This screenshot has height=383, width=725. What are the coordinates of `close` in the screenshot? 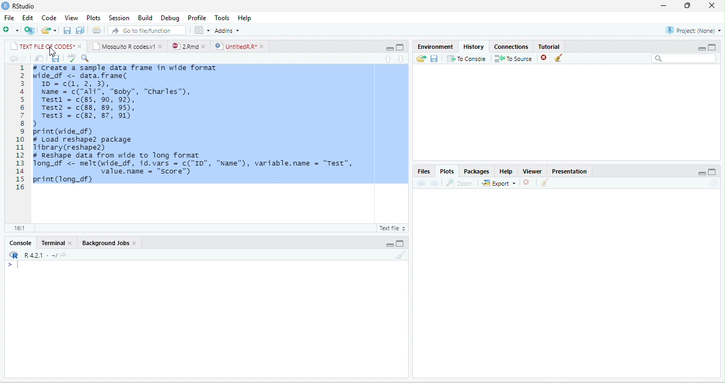 It's located at (71, 243).